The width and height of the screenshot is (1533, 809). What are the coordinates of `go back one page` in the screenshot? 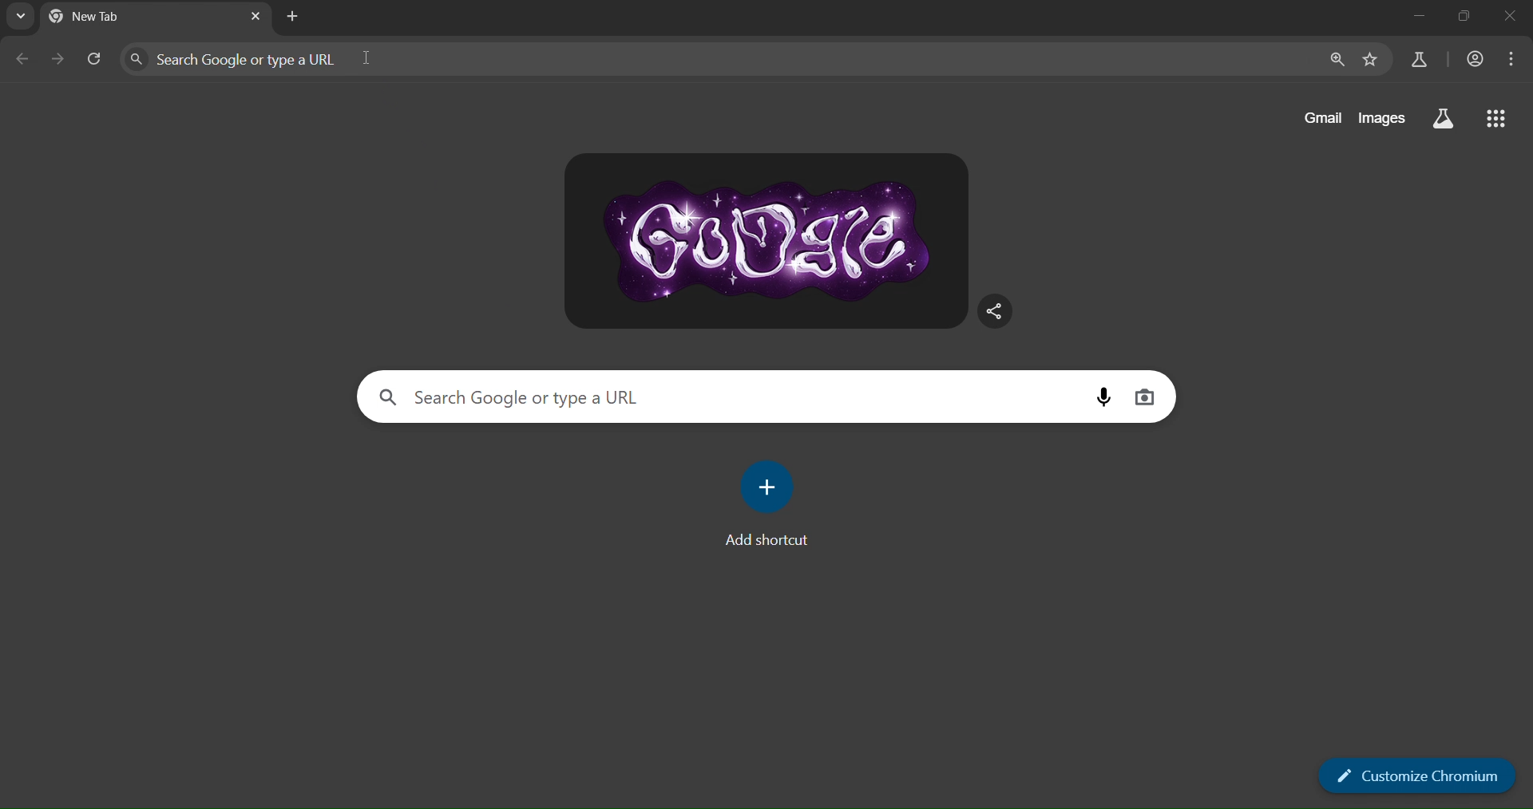 It's located at (23, 60).